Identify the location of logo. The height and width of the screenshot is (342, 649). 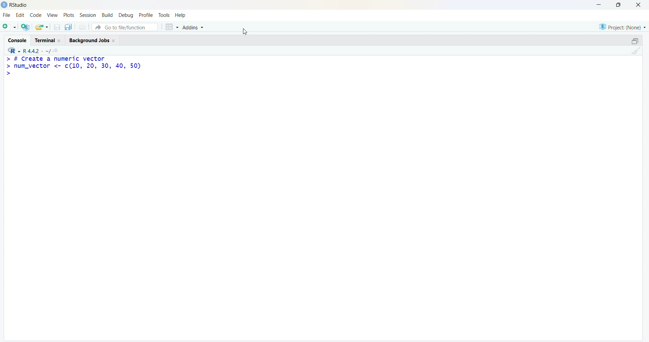
(5, 5).